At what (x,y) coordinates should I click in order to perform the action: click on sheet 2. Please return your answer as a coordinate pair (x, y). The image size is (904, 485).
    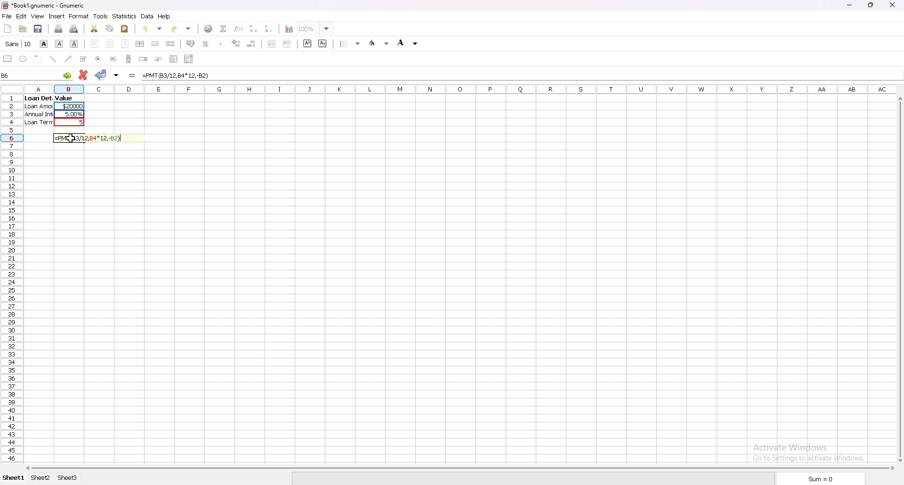
    Looking at the image, I should click on (41, 478).